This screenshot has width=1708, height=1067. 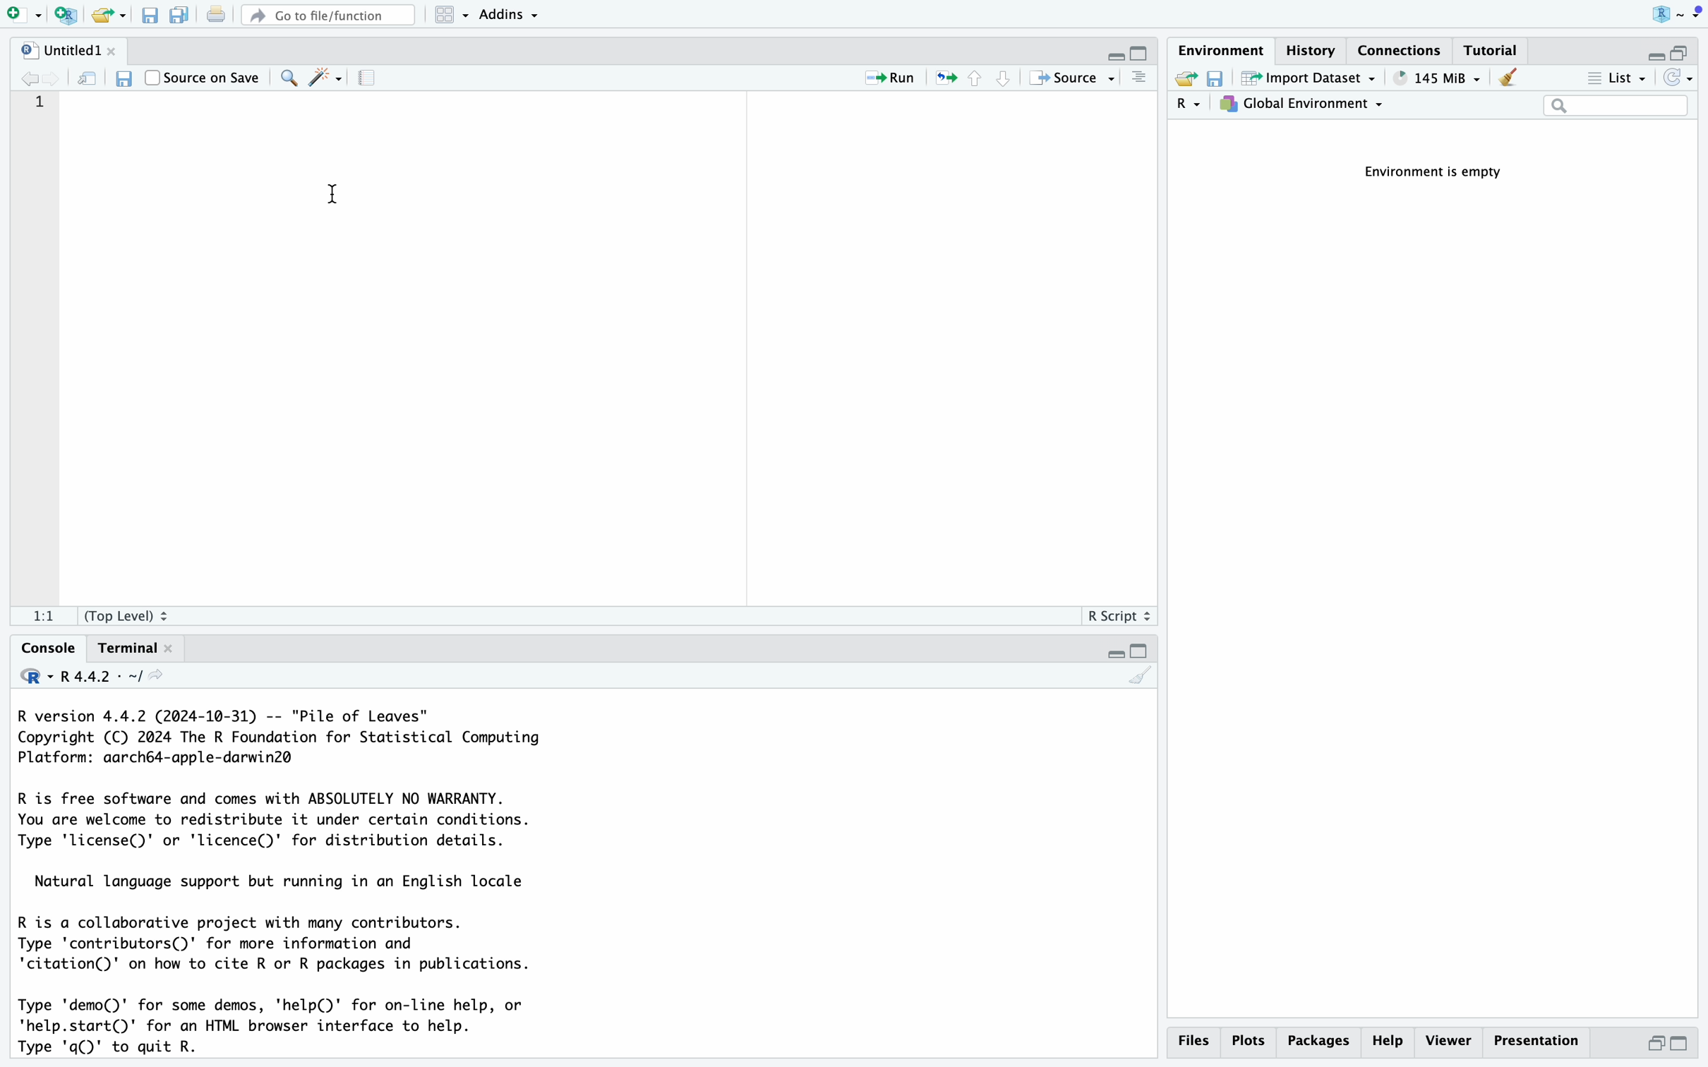 What do you see at coordinates (105, 677) in the screenshot?
I see `R 4.4.2 . ~/` at bounding box center [105, 677].